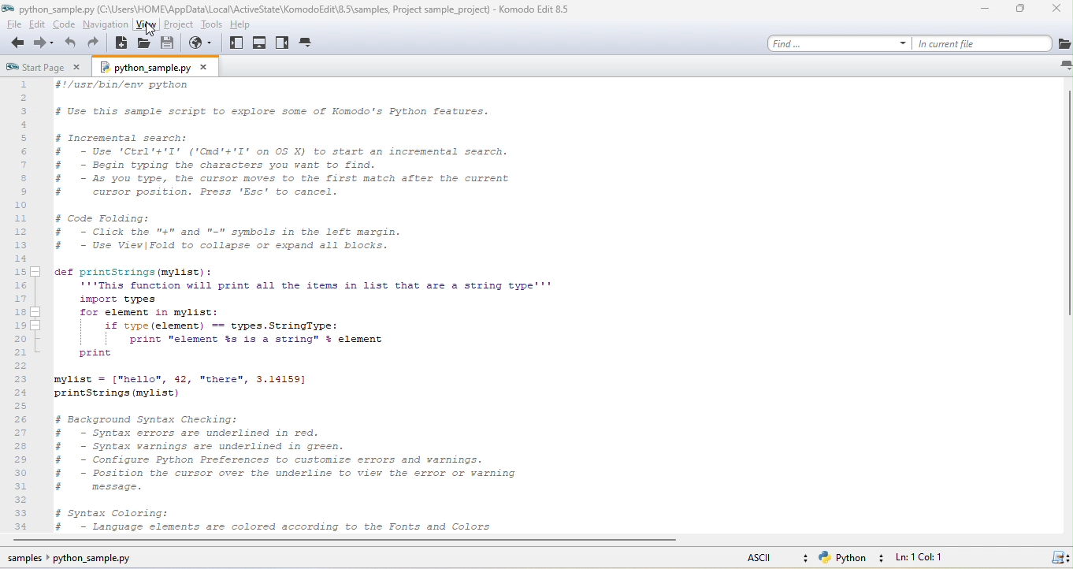 This screenshot has width=1073, height=569. Describe the element at coordinates (16, 45) in the screenshot. I see `back` at that location.